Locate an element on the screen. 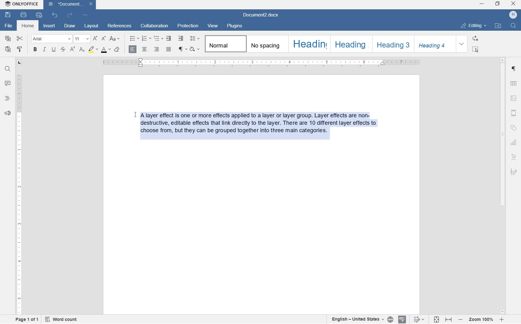 The width and height of the screenshot is (521, 324). paragraph settings is located at coordinates (514, 70).